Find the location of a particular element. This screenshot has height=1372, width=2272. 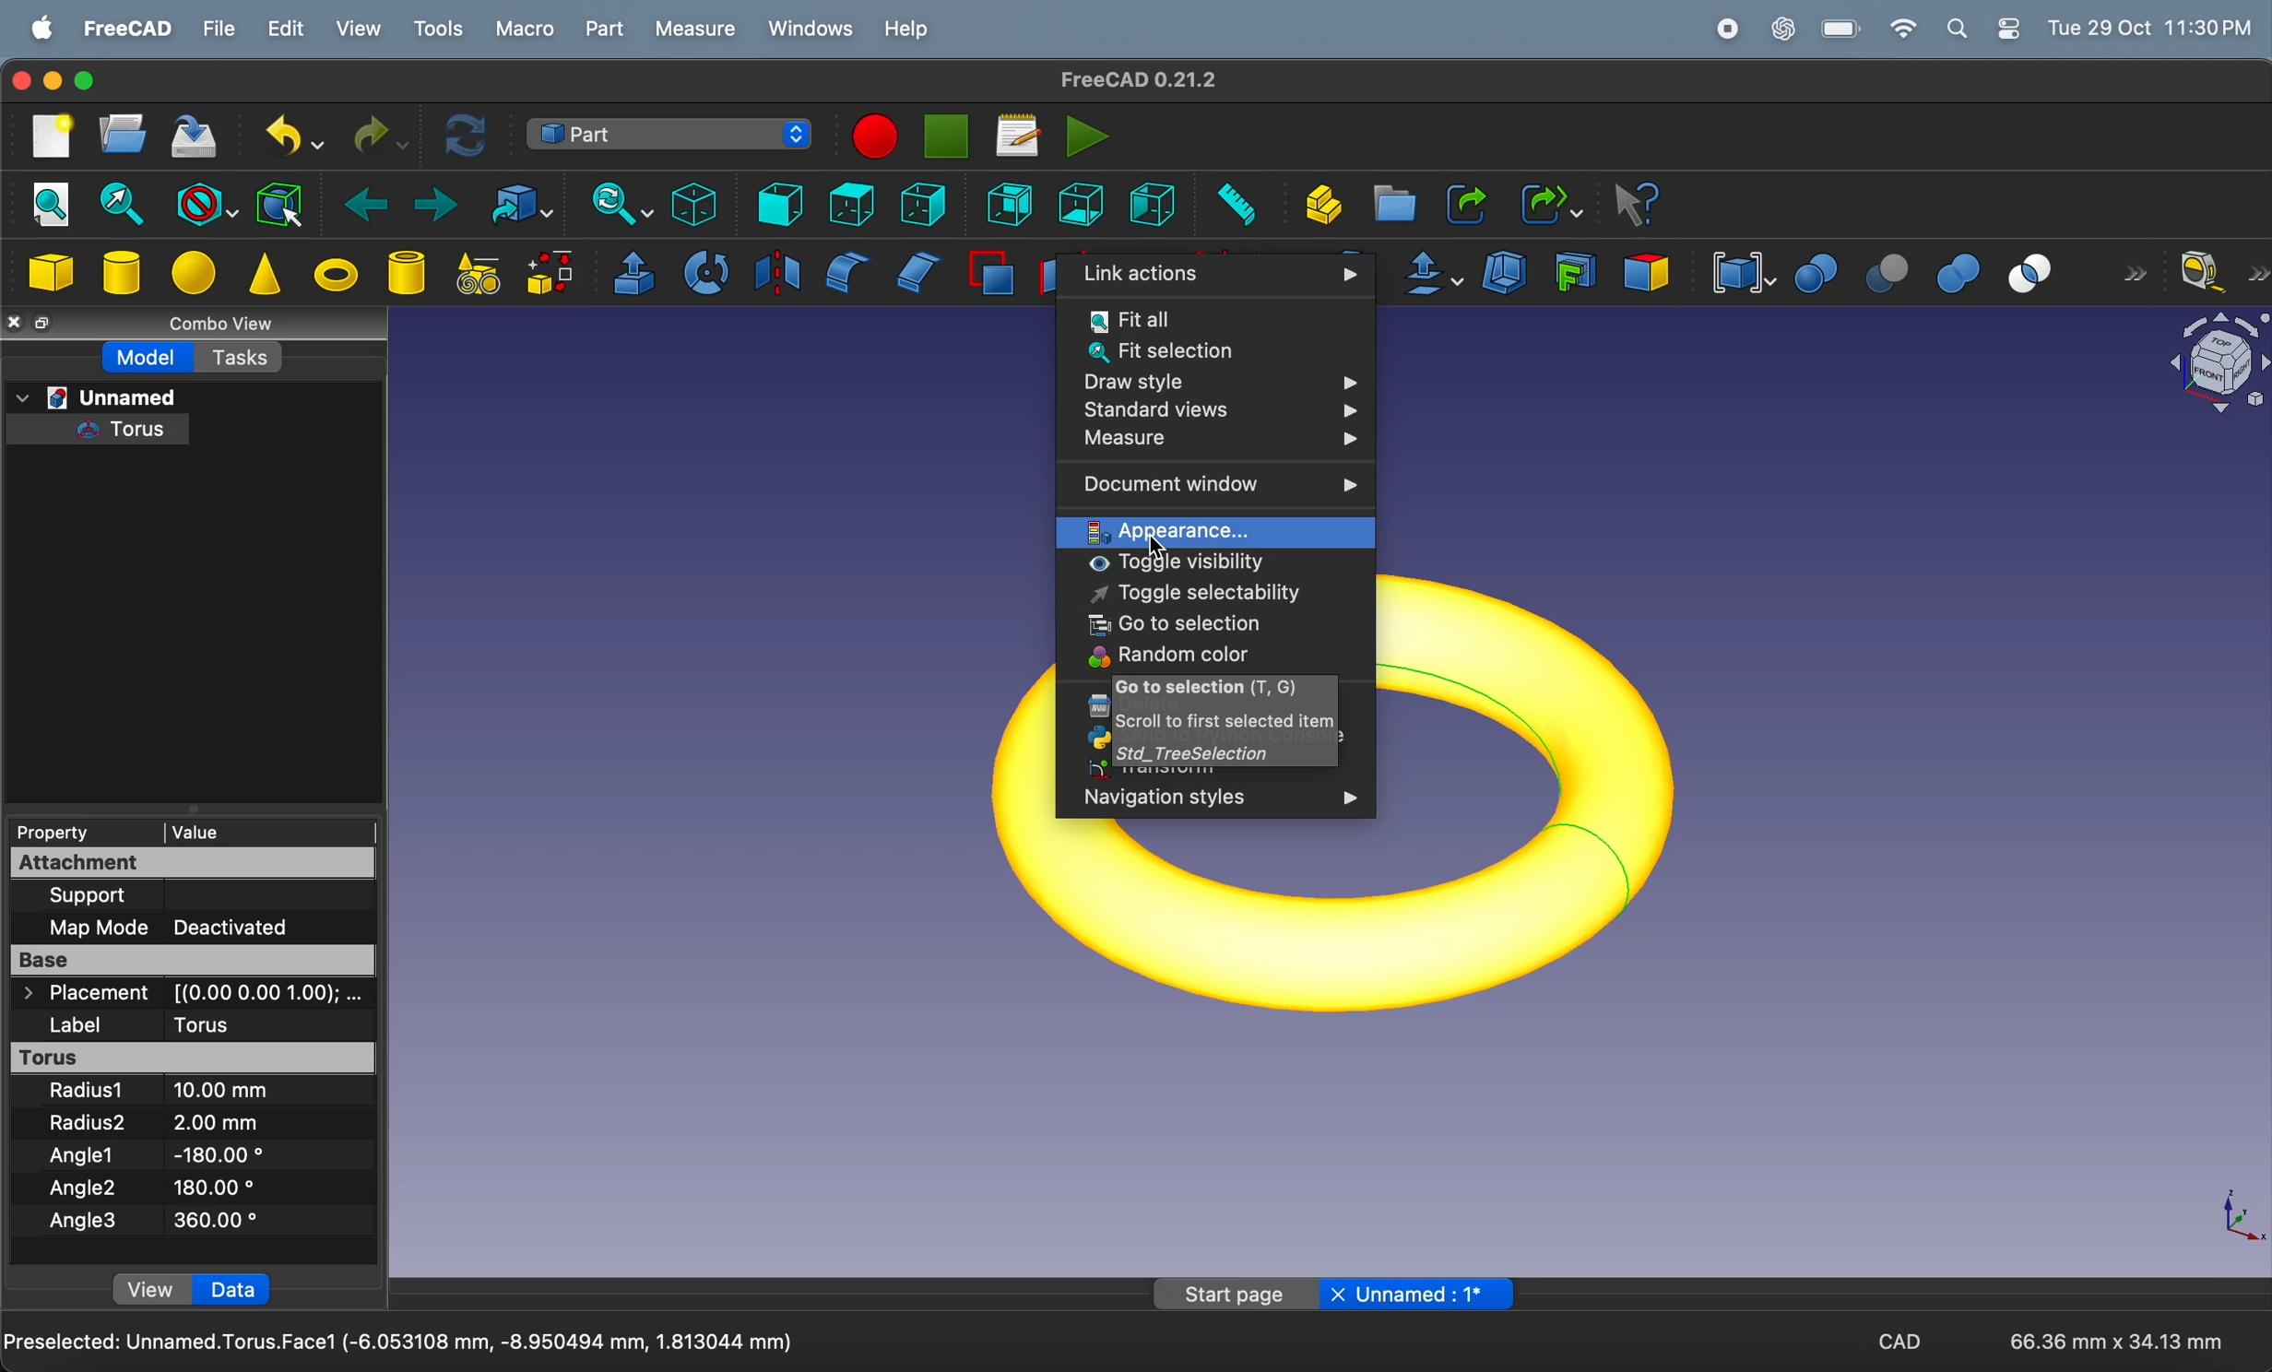

Angle 3 is located at coordinates (83, 1223).